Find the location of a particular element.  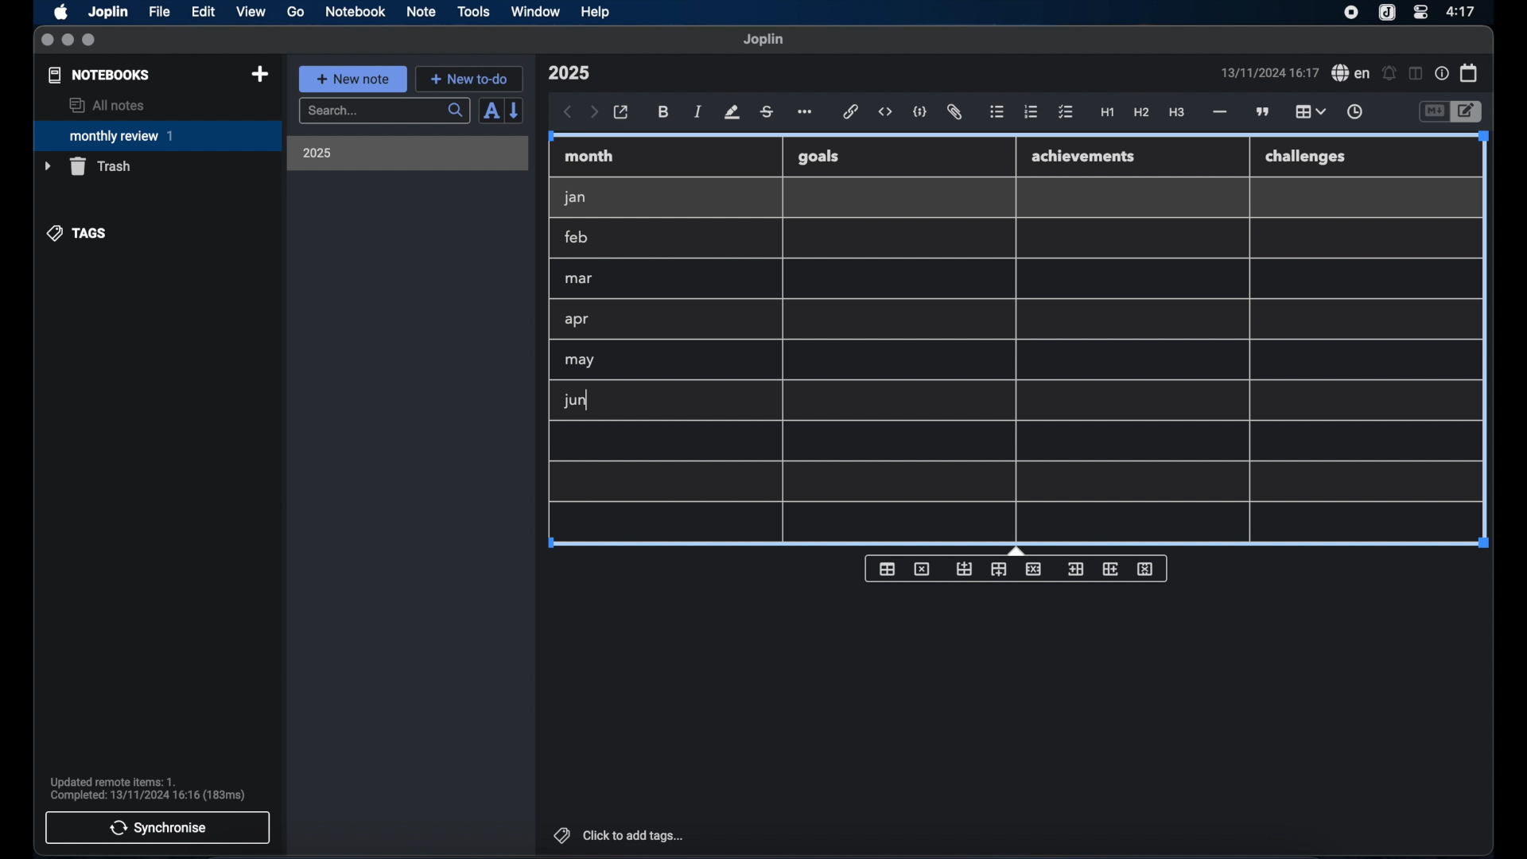

notebook is located at coordinates (356, 12).